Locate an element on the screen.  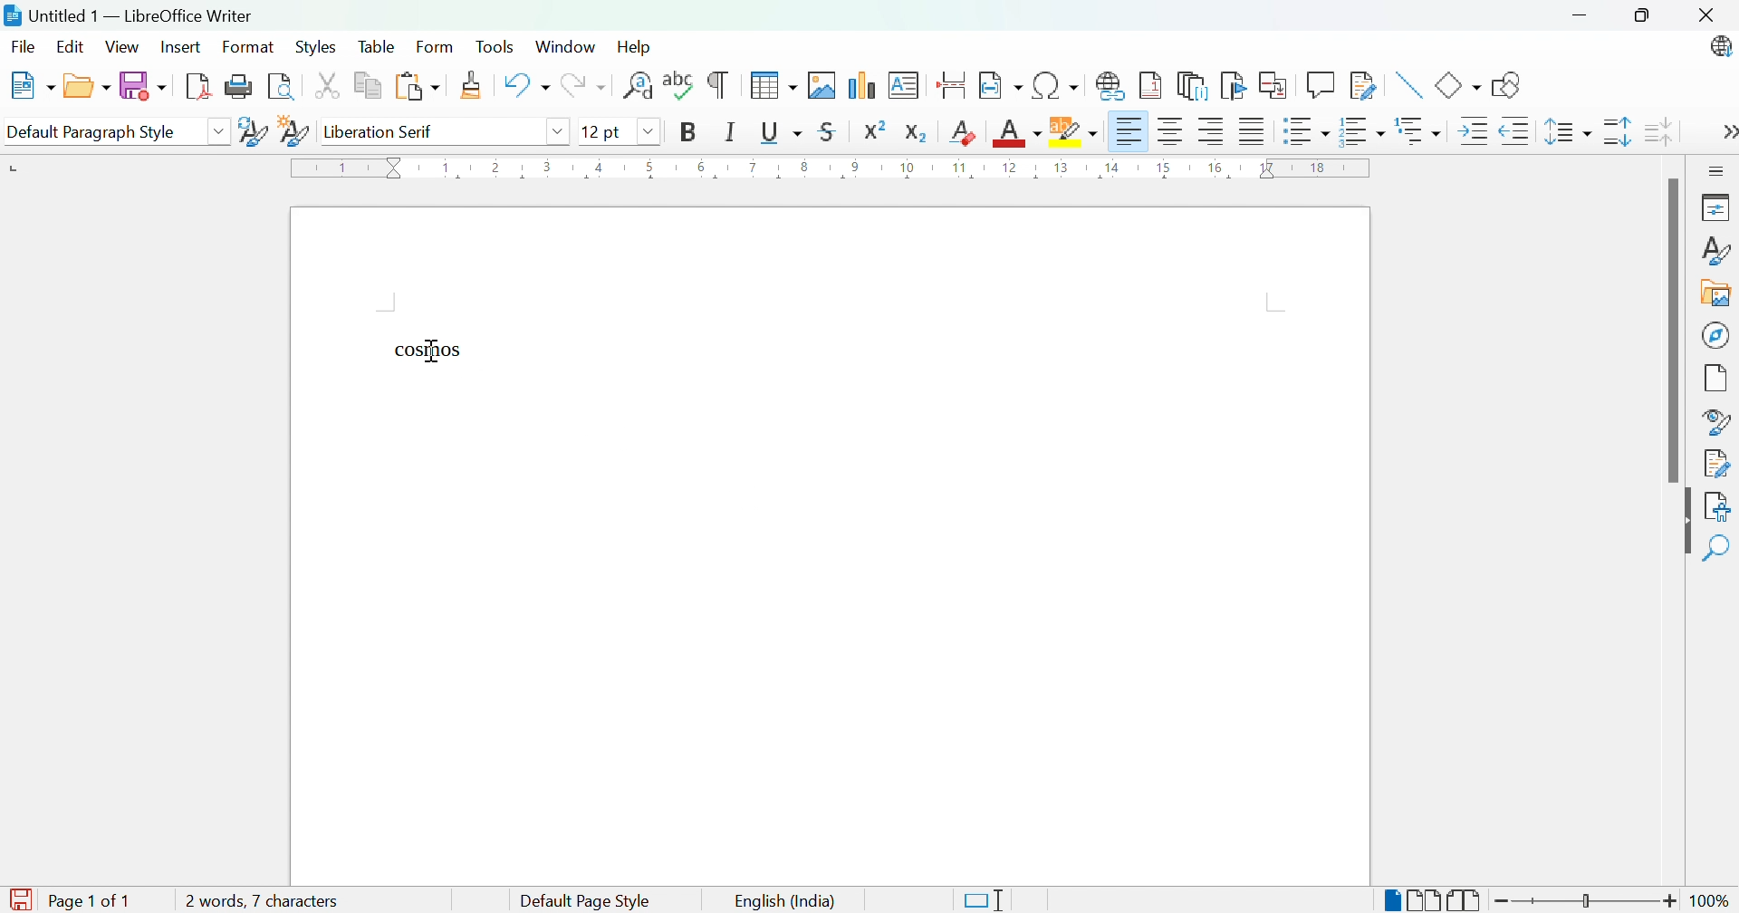
Drop down is located at coordinates (562, 134).